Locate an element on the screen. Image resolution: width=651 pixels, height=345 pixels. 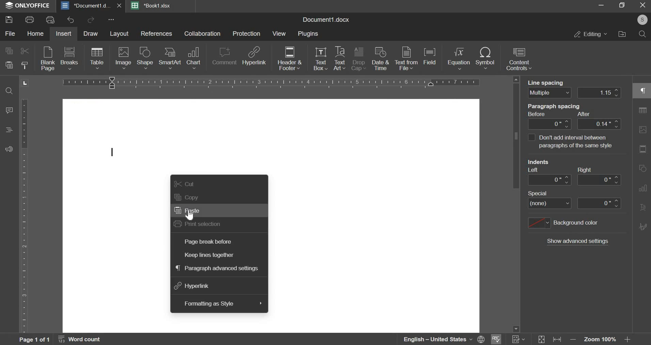
references is located at coordinates (157, 34).